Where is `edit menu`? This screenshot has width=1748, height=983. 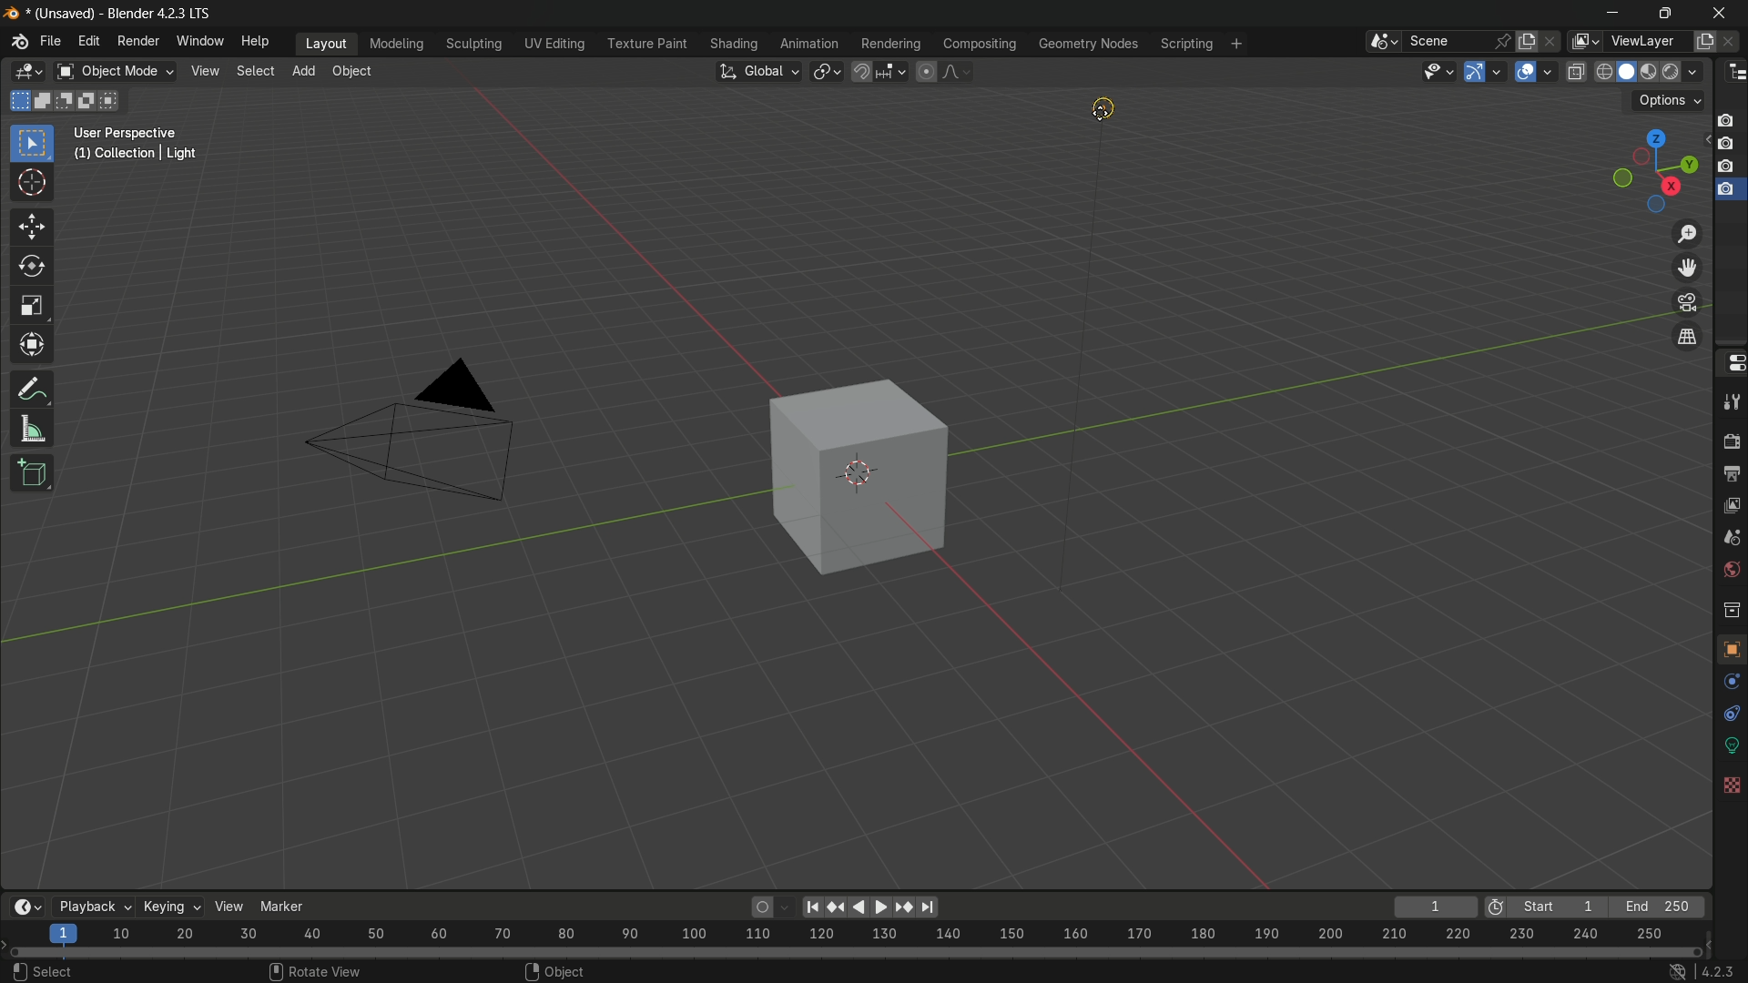 edit menu is located at coordinates (87, 42).